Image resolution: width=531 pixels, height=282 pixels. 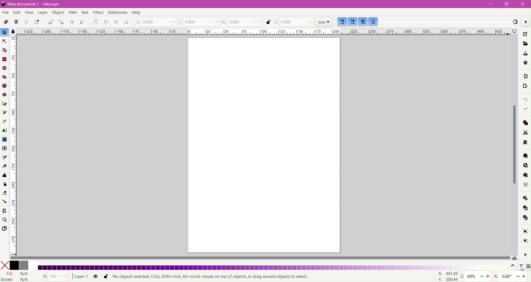 I want to click on Current Page, so click(x=263, y=146).